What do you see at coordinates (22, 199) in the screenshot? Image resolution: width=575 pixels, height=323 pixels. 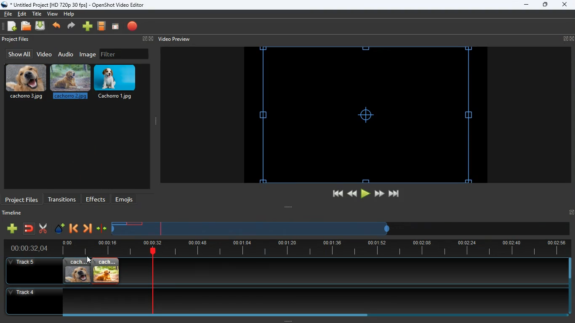 I see `project files` at bounding box center [22, 199].